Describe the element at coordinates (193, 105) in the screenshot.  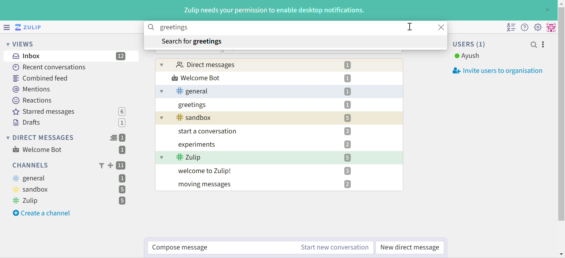
I see `greetings` at that location.